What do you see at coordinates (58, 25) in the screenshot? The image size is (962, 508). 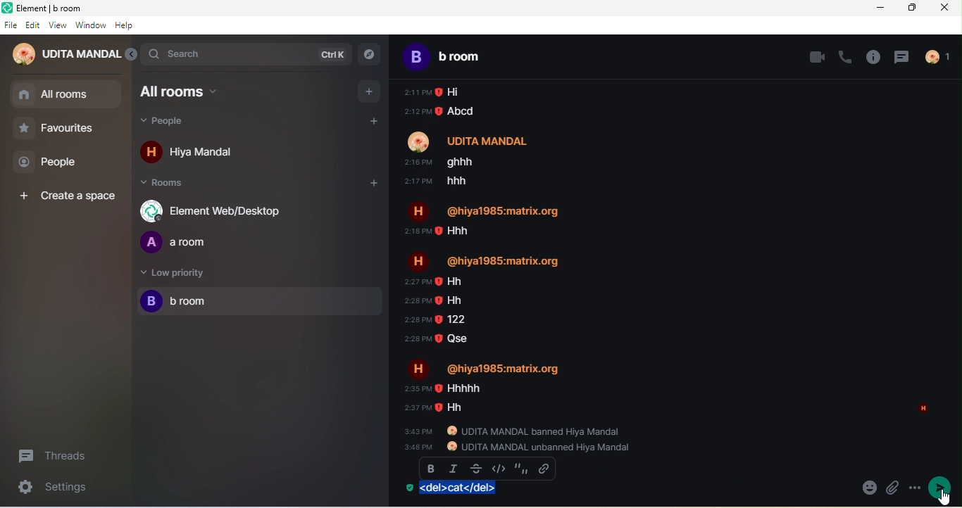 I see `view` at bounding box center [58, 25].